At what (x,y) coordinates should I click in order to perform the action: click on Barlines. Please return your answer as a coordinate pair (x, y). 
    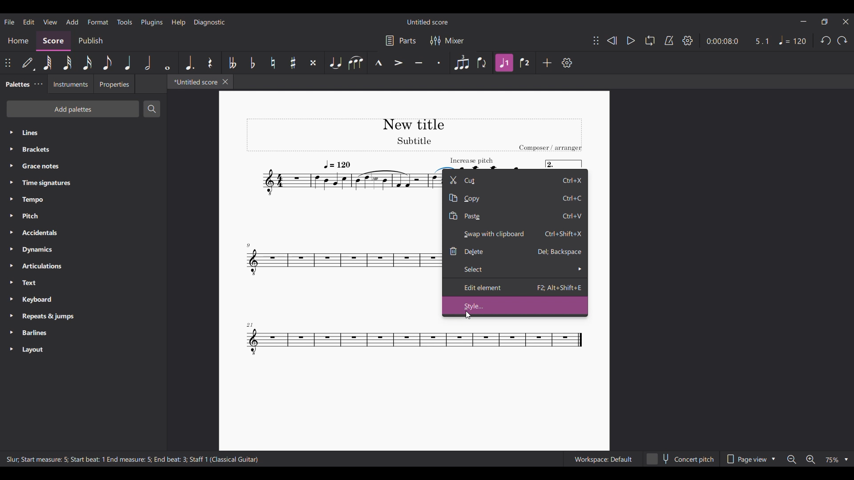
    Looking at the image, I should click on (83, 332).